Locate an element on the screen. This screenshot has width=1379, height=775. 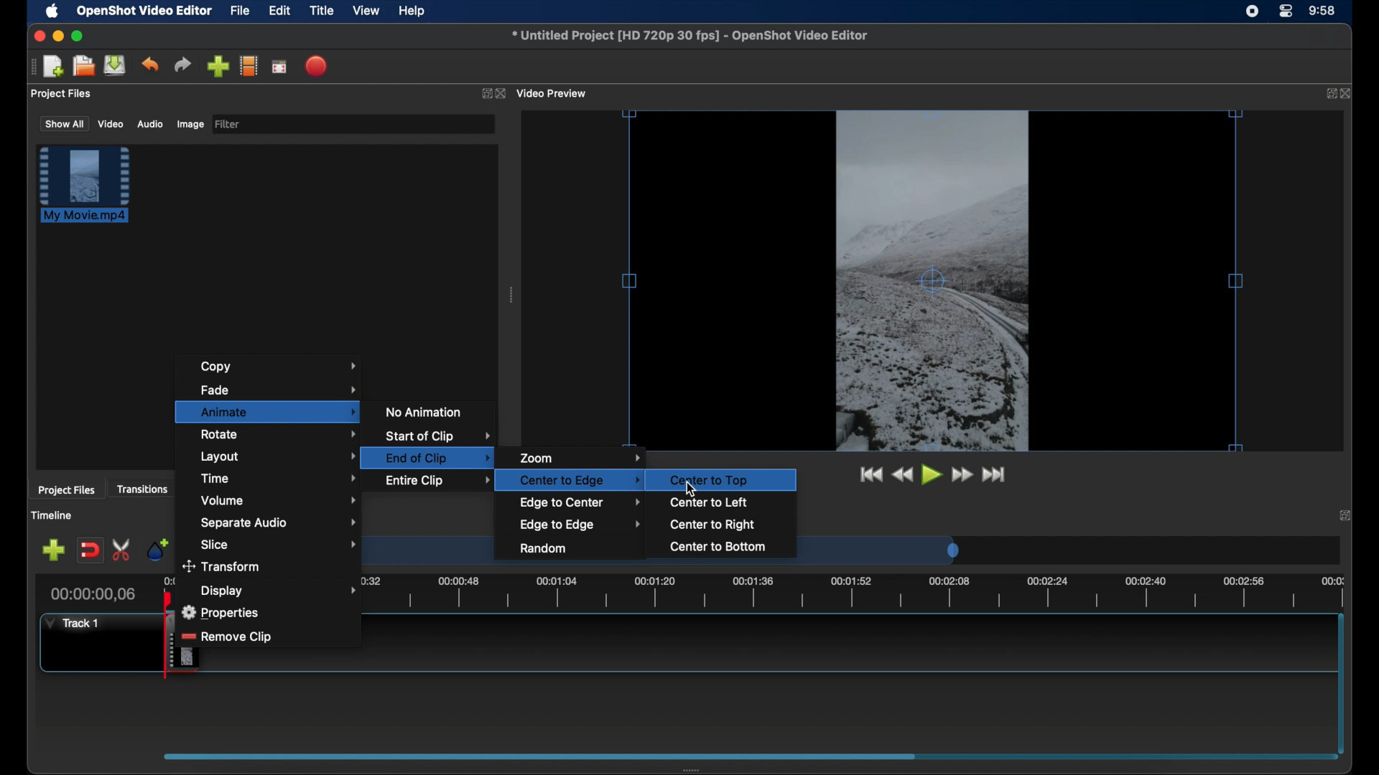
import files is located at coordinates (218, 67).